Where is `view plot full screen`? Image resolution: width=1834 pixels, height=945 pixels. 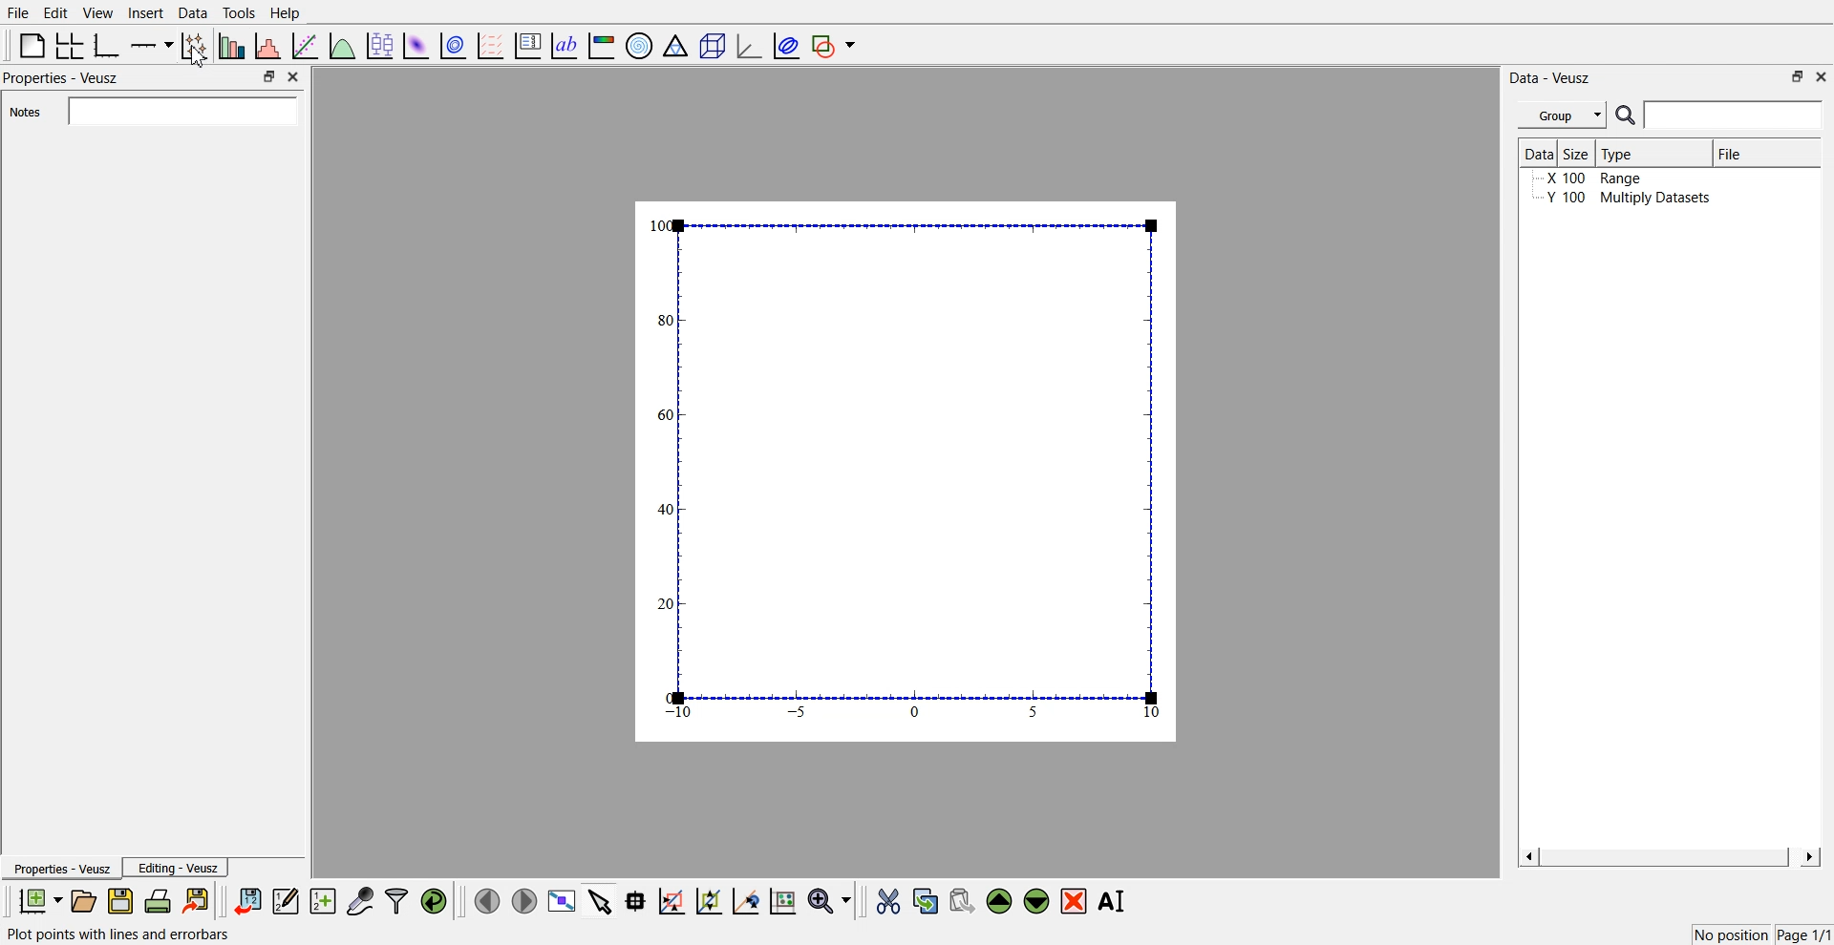
view plot full screen is located at coordinates (561, 901).